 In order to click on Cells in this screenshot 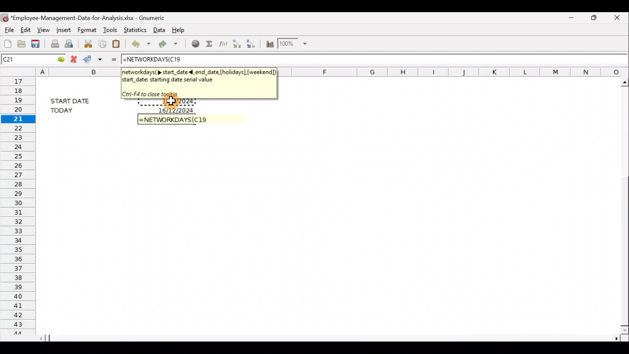, I will do `click(324, 233)`.